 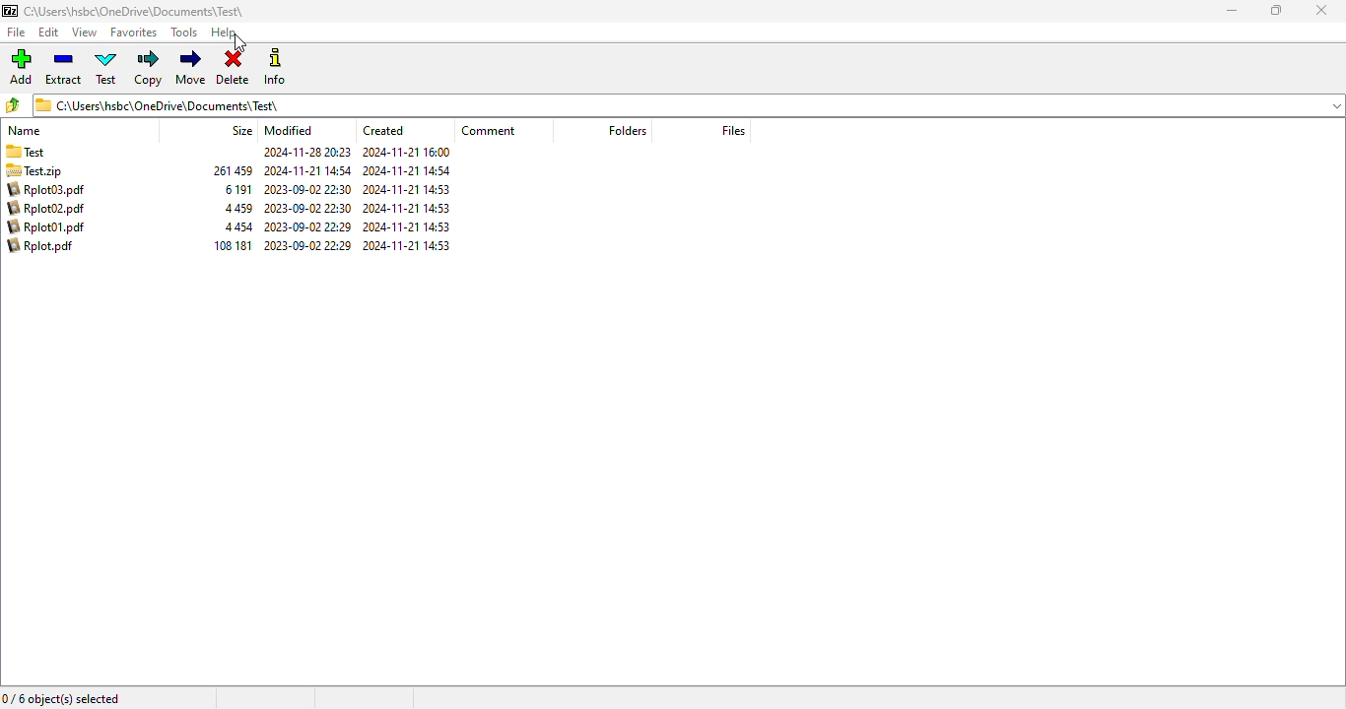 I want to click on add, so click(x=22, y=66).